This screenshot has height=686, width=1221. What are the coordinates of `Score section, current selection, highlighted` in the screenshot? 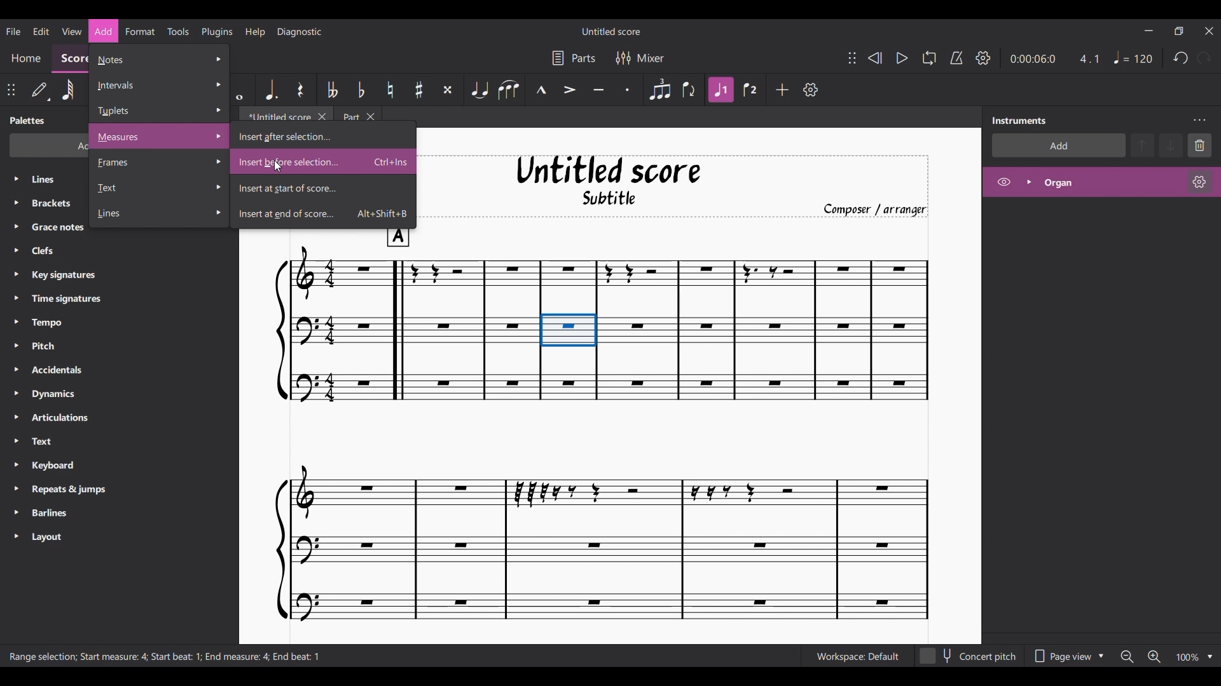 It's located at (68, 58).